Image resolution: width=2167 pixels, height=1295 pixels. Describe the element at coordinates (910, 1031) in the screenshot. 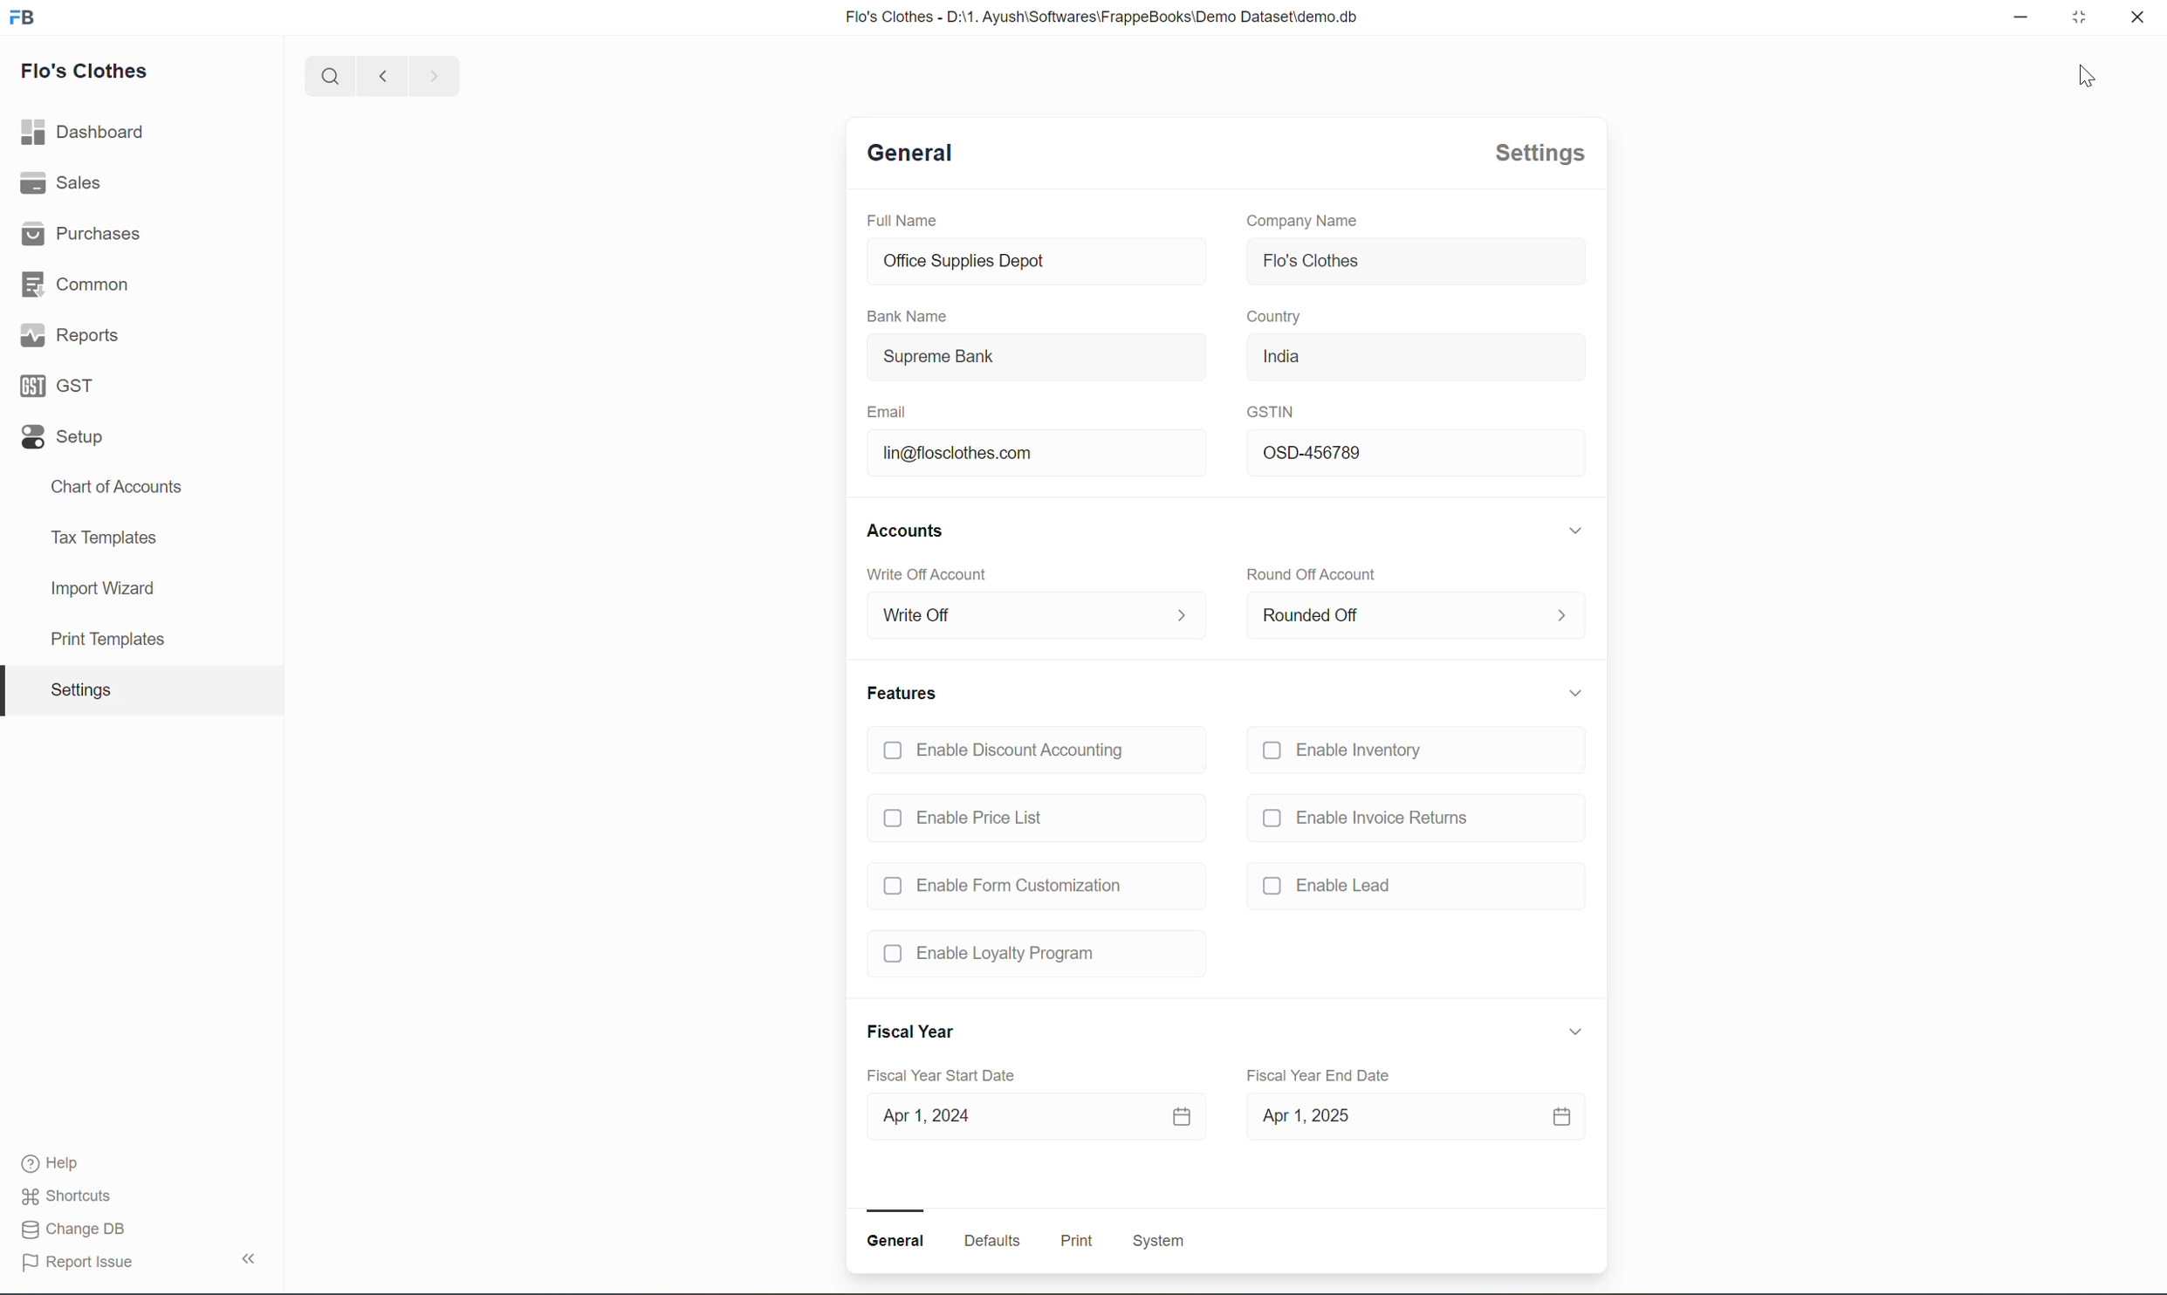

I see `Fiscal Year` at that location.